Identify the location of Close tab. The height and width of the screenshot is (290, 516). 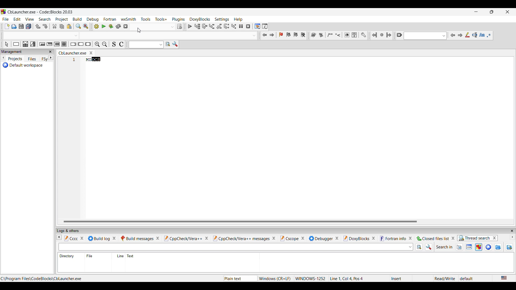
(114, 238).